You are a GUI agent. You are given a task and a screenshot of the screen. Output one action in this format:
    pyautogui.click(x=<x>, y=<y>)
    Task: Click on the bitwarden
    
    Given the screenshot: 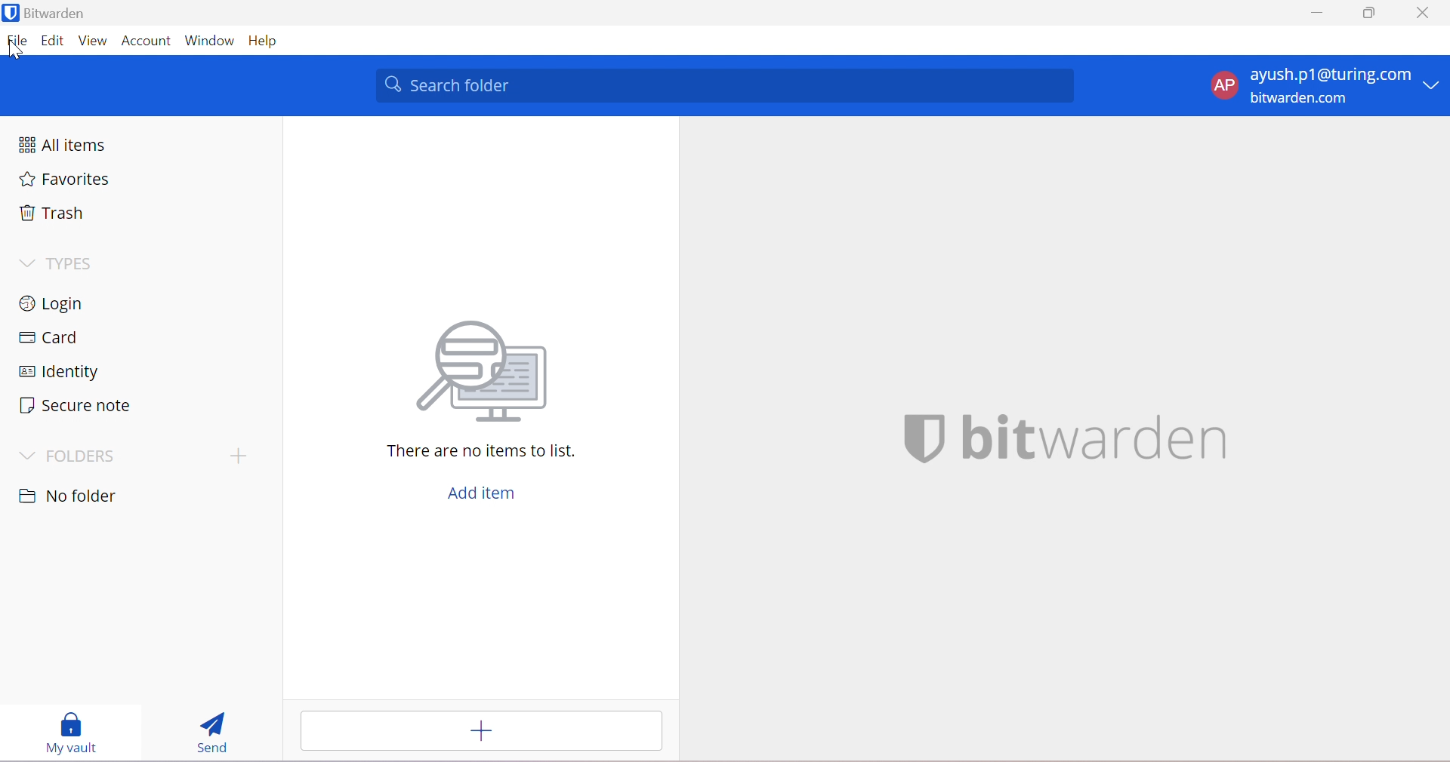 What is the action you would take?
    pyautogui.click(x=1095, y=438)
    